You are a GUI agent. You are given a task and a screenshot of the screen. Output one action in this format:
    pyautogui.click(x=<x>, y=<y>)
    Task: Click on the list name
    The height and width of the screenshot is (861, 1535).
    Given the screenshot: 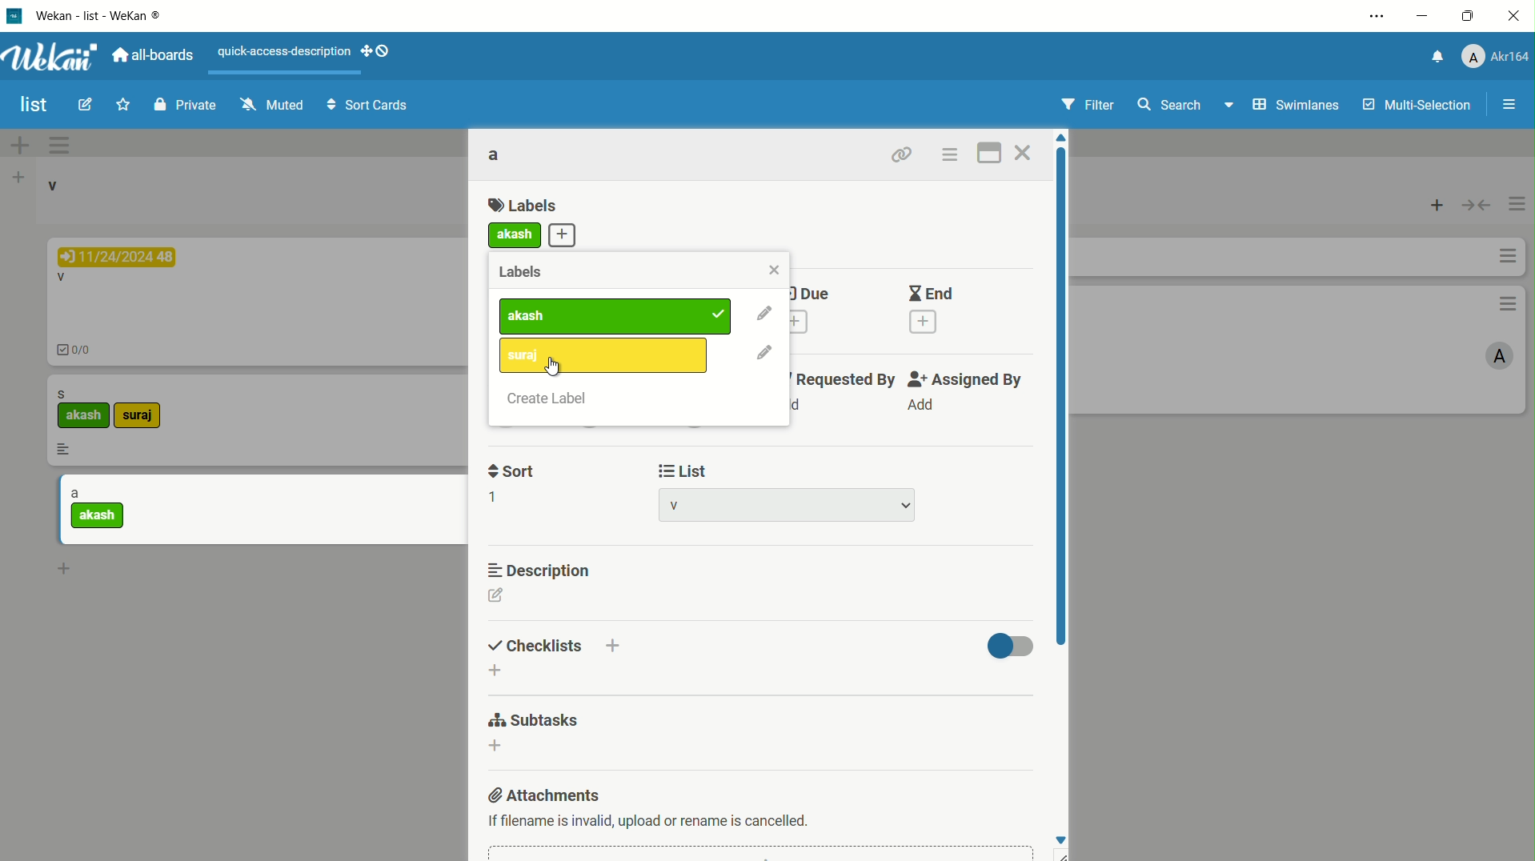 What is the action you would take?
    pyautogui.click(x=674, y=503)
    